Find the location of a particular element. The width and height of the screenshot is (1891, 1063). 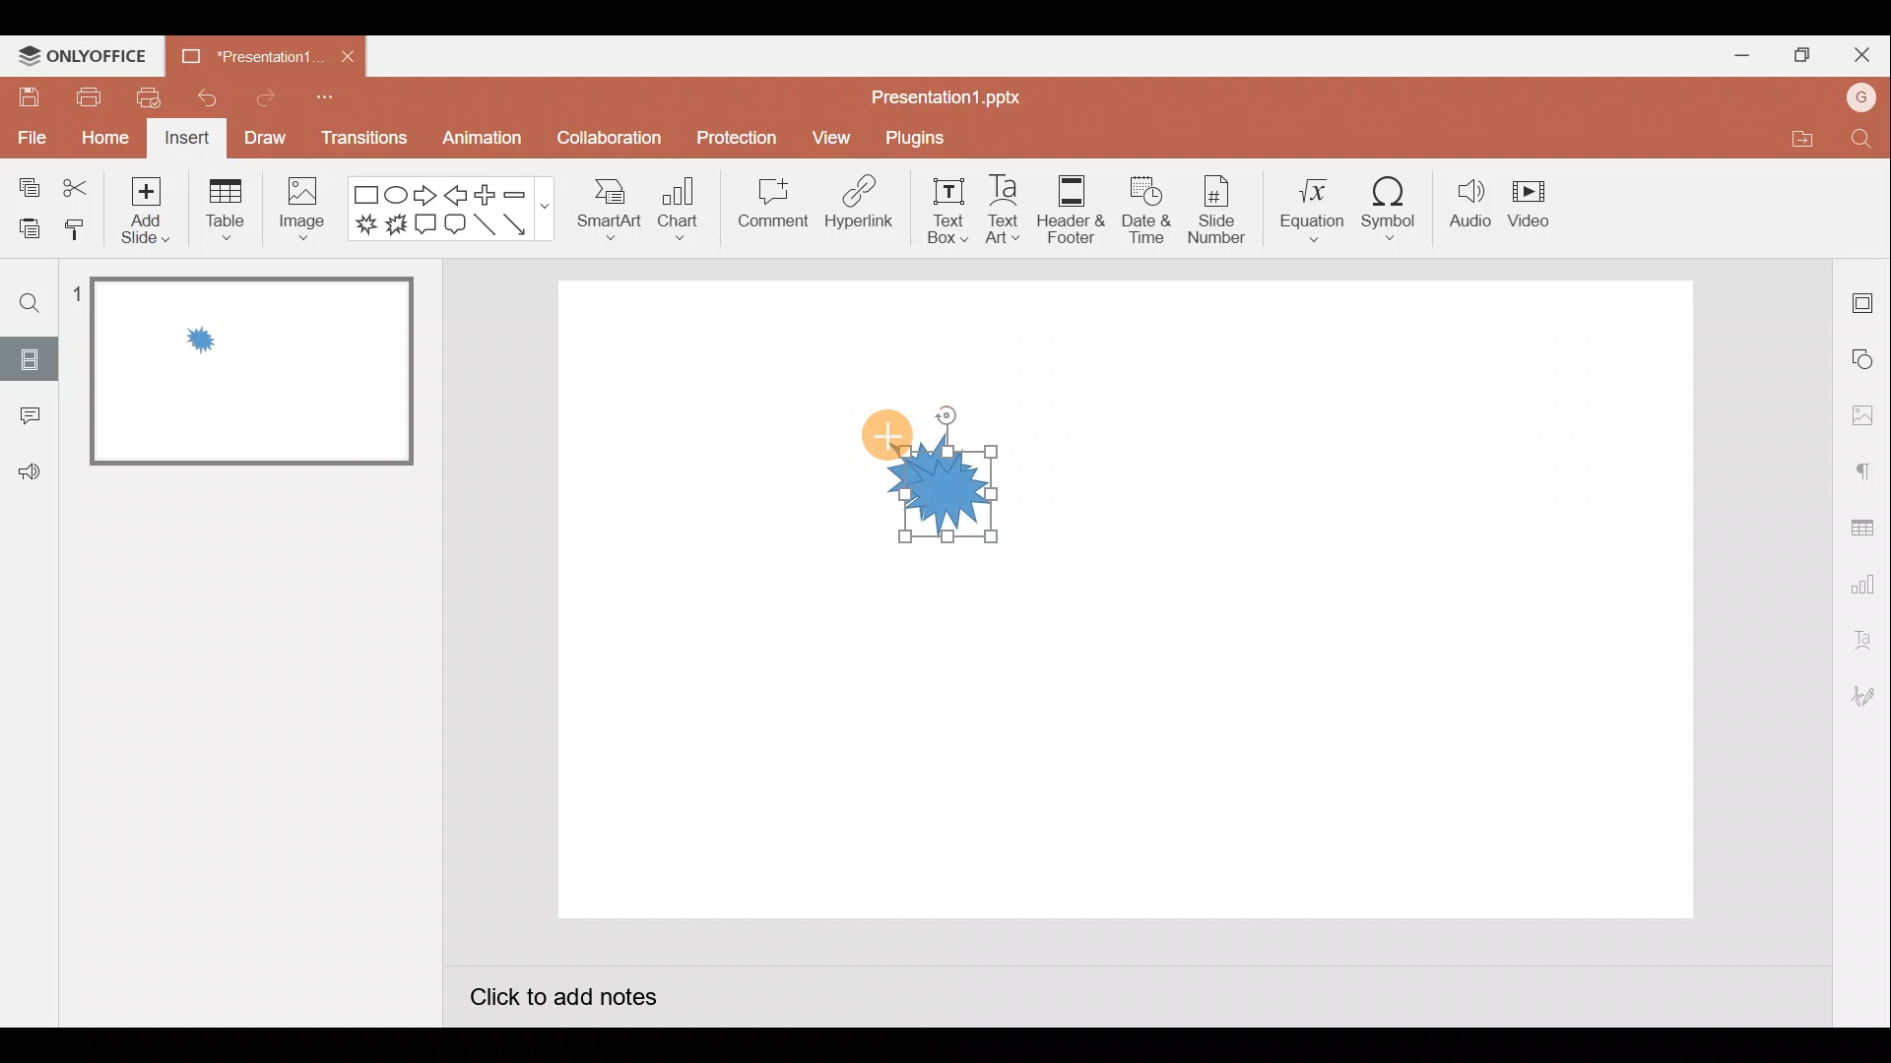

Table is located at coordinates (223, 211).